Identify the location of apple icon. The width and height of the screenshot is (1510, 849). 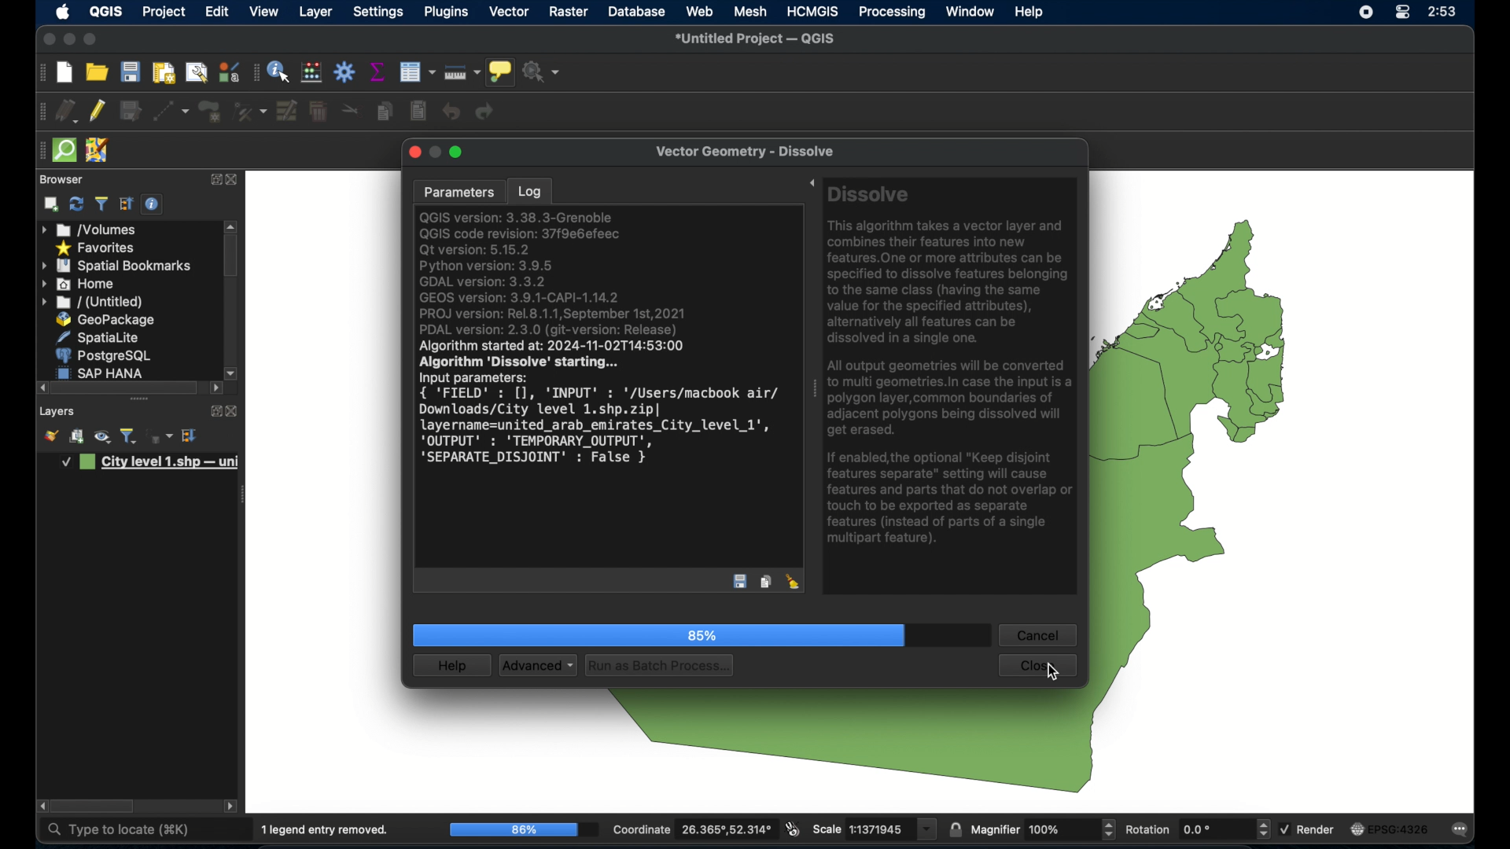
(64, 12).